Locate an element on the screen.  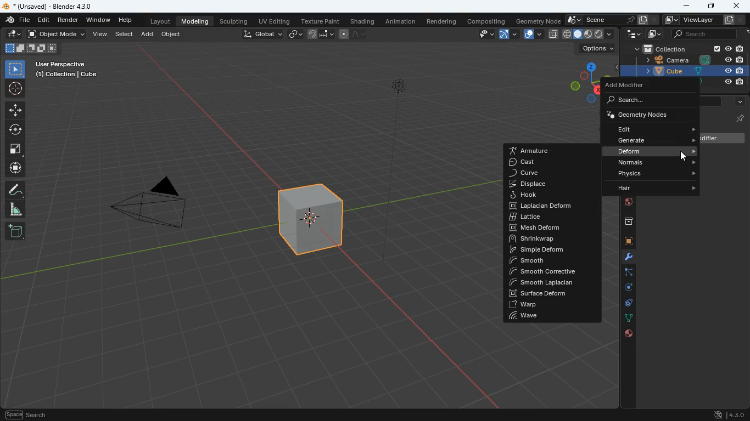
archive is located at coordinates (623, 224).